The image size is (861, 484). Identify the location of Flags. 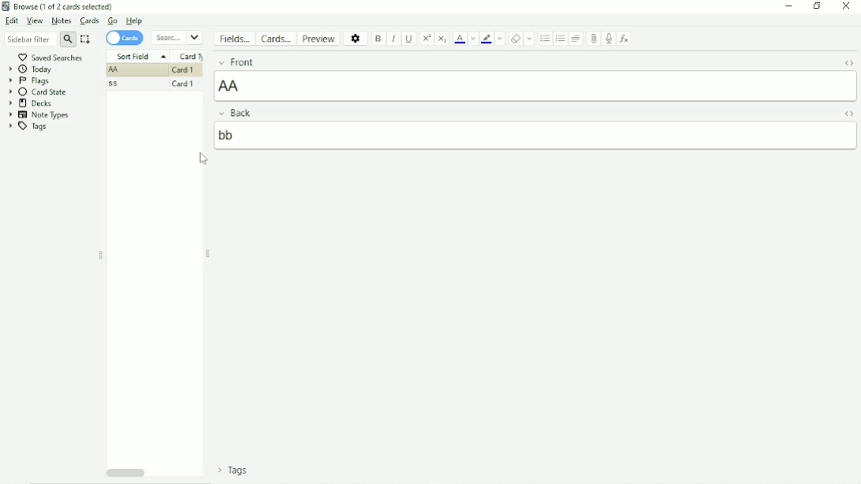
(29, 81).